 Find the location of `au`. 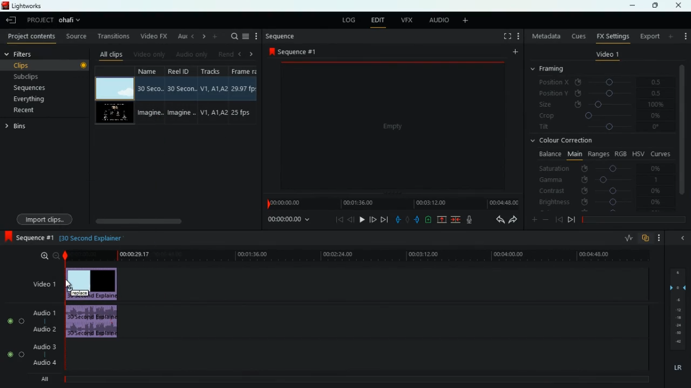

au is located at coordinates (179, 36).